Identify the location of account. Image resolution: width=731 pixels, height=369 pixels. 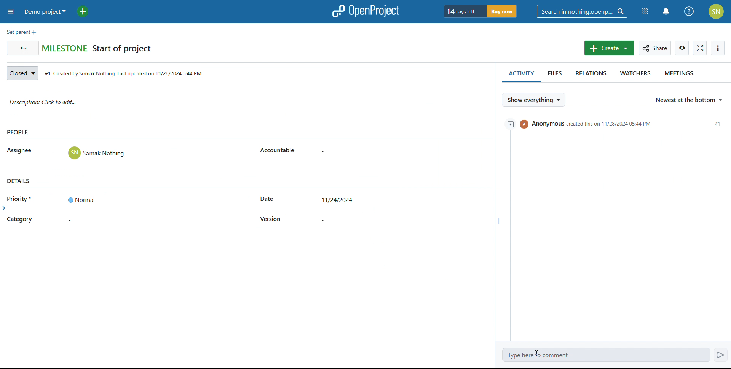
(716, 11).